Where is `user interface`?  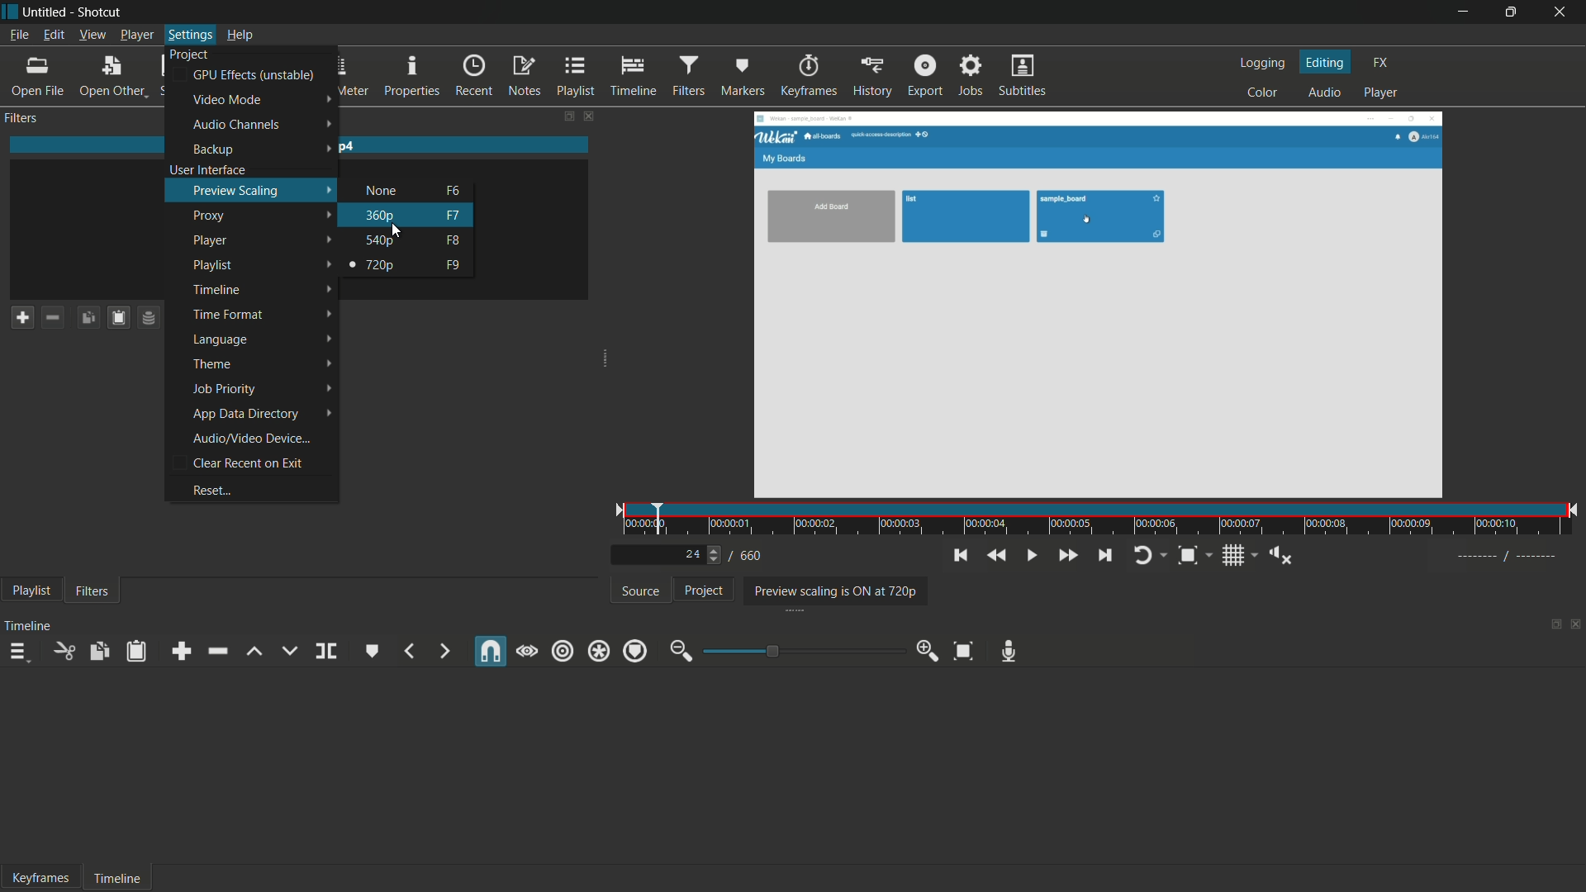 user interface is located at coordinates (207, 169).